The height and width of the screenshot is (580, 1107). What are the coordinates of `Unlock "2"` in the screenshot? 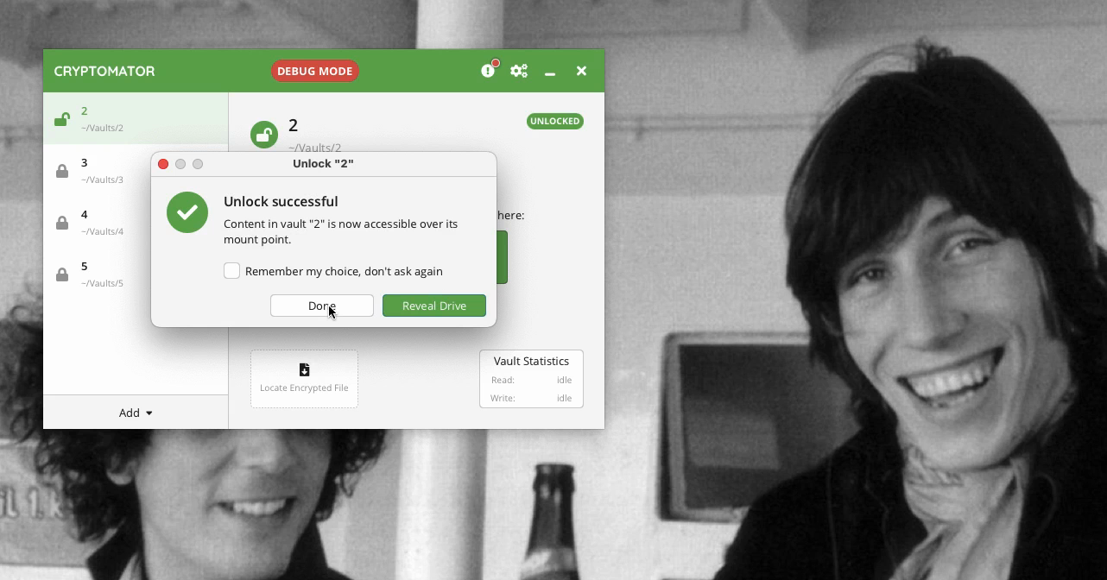 It's located at (326, 163).